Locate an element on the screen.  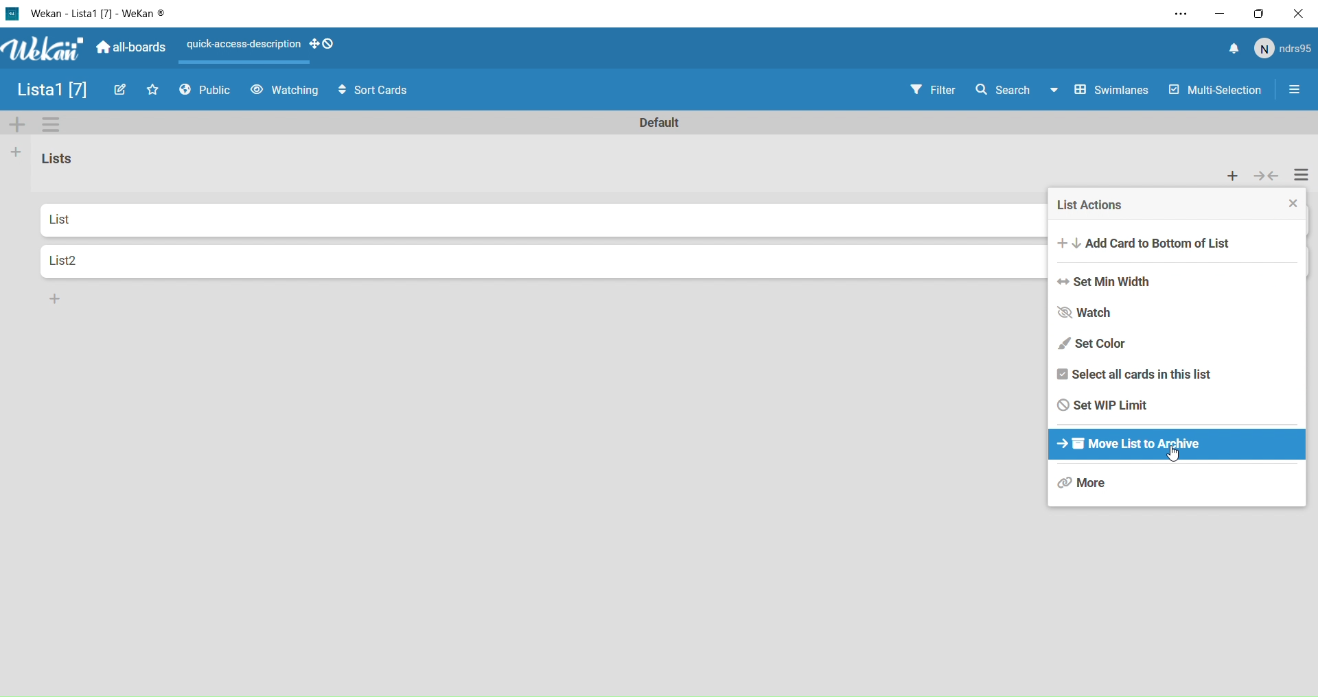
List is located at coordinates (50, 89).